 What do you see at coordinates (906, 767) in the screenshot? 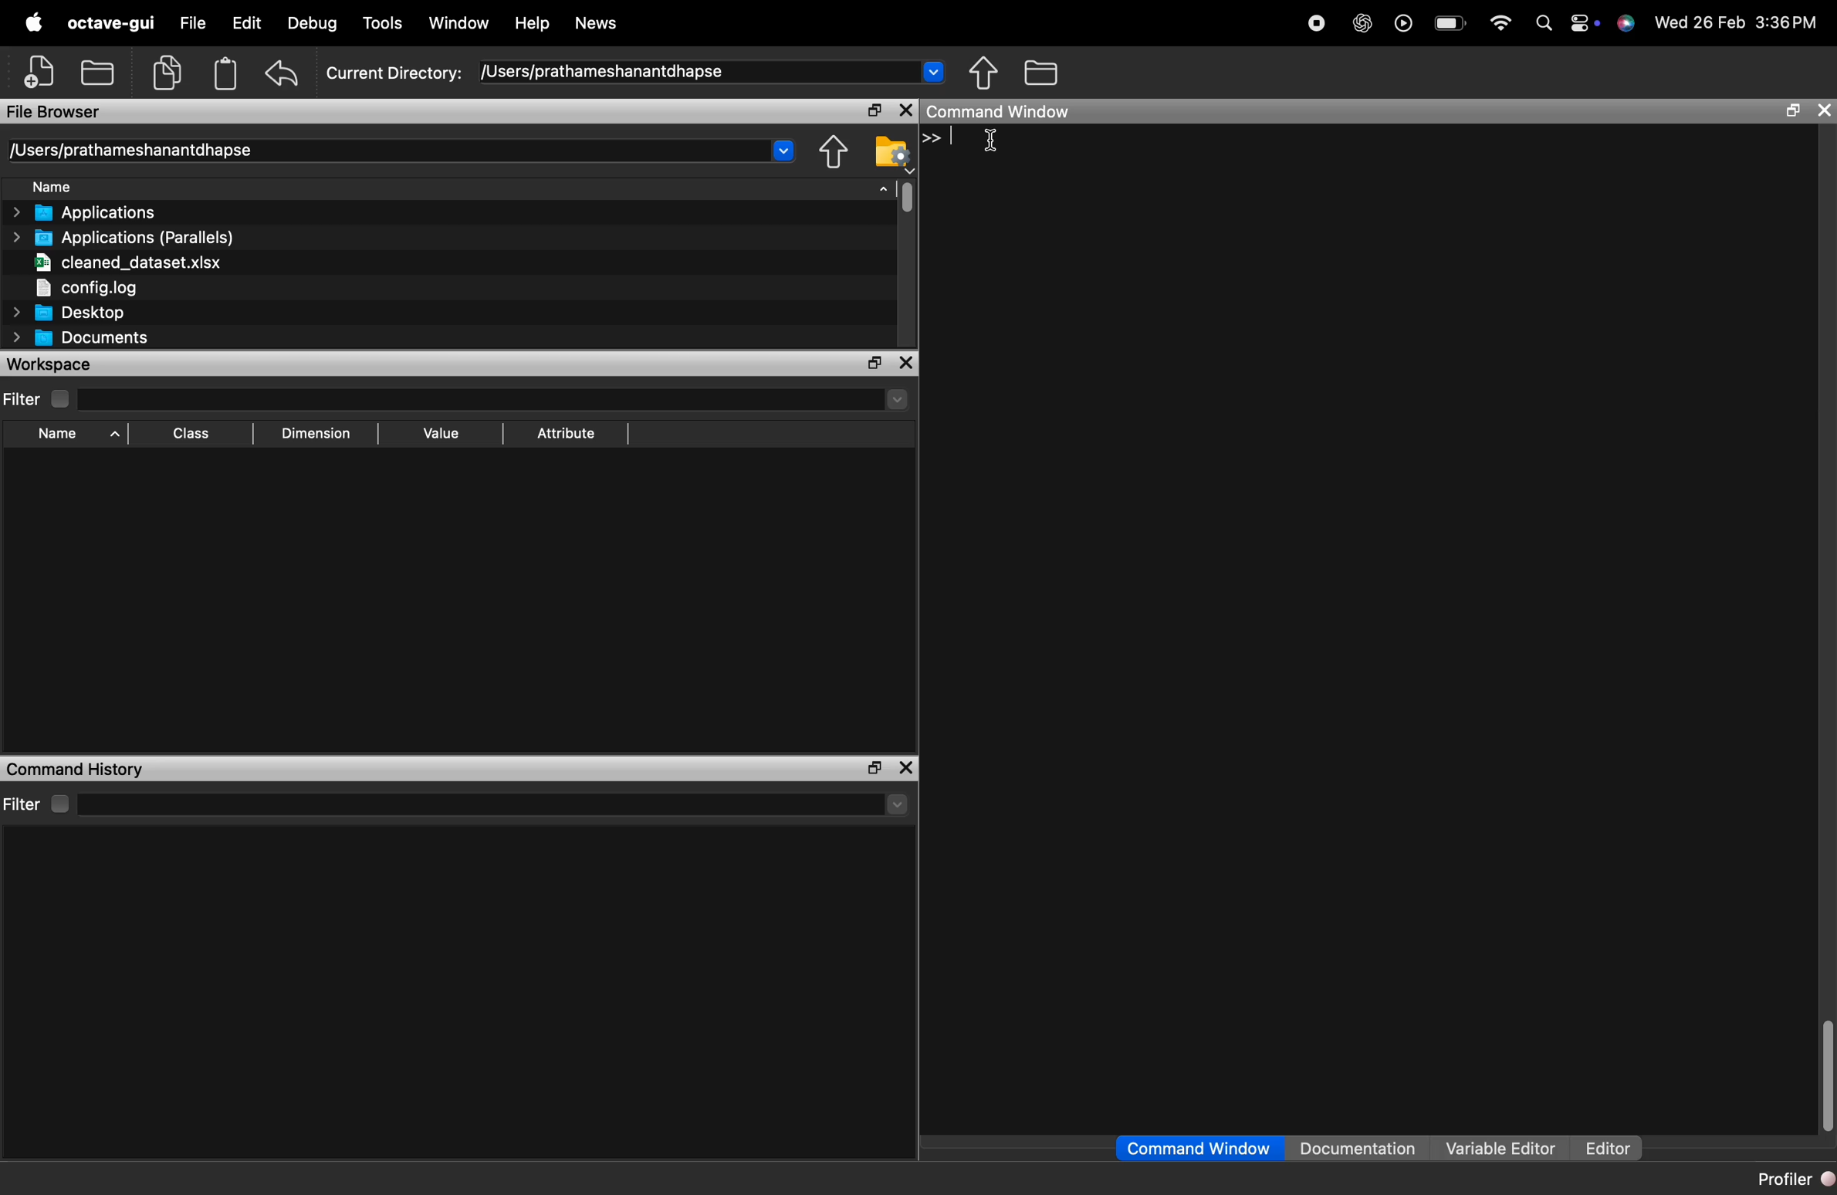
I see `close` at bounding box center [906, 767].